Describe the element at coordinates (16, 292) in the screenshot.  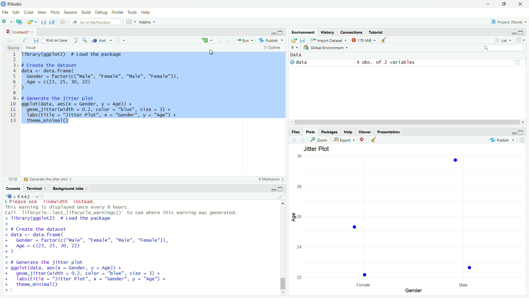
I see `typing cursor` at that location.